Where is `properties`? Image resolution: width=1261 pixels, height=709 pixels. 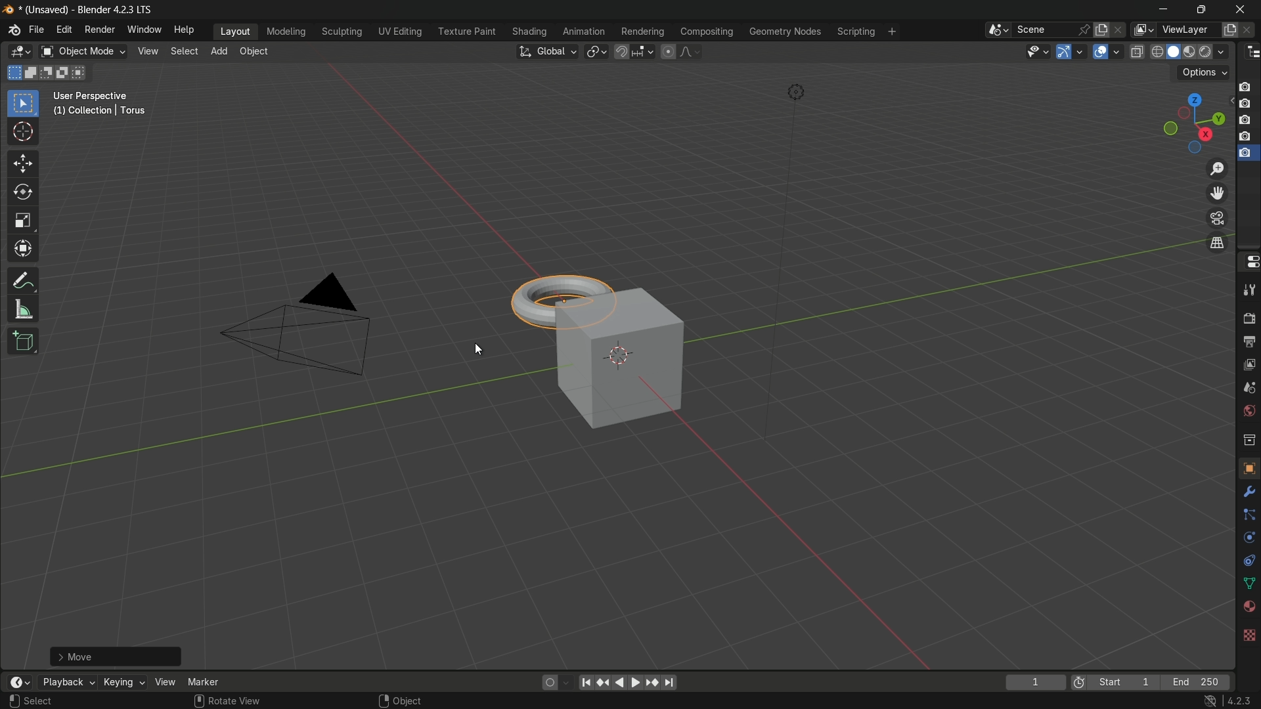 properties is located at coordinates (1249, 261).